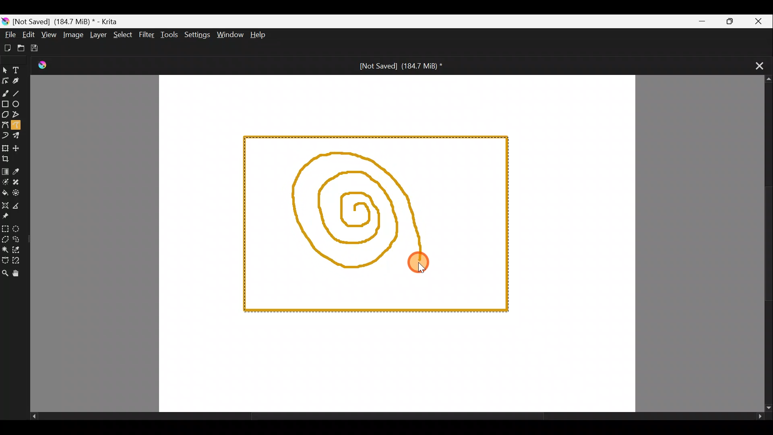 This screenshot has width=773, height=435. What do you see at coordinates (5, 205) in the screenshot?
I see `Assistant tool` at bounding box center [5, 205].